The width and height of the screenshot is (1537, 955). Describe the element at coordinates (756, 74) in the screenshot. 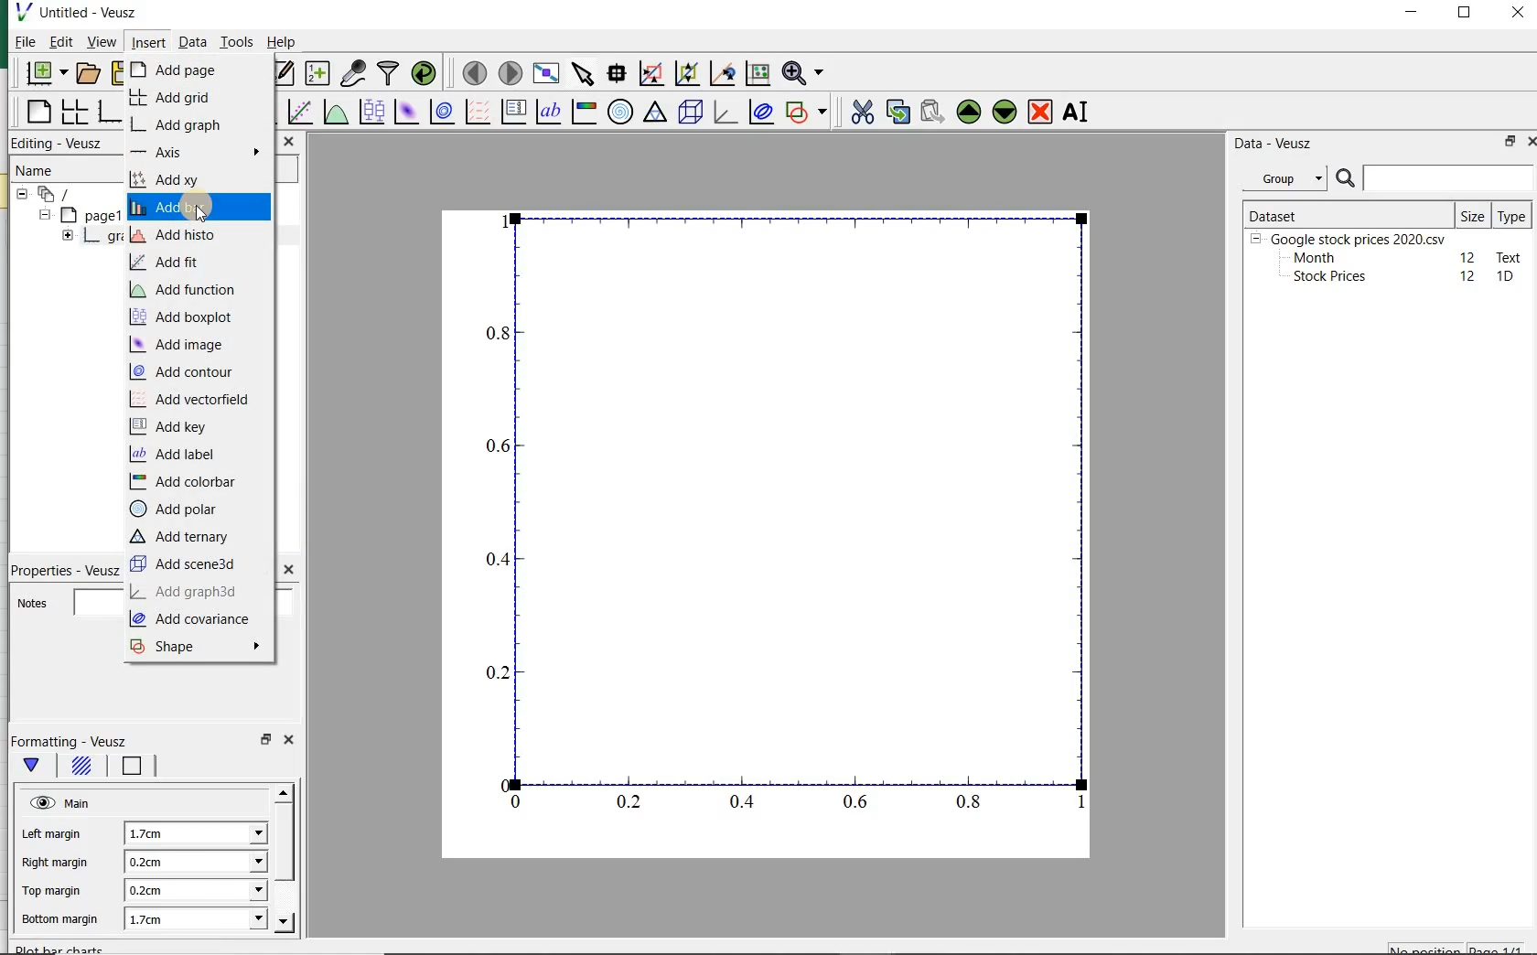

I see `click to reset graph axes` at that location.